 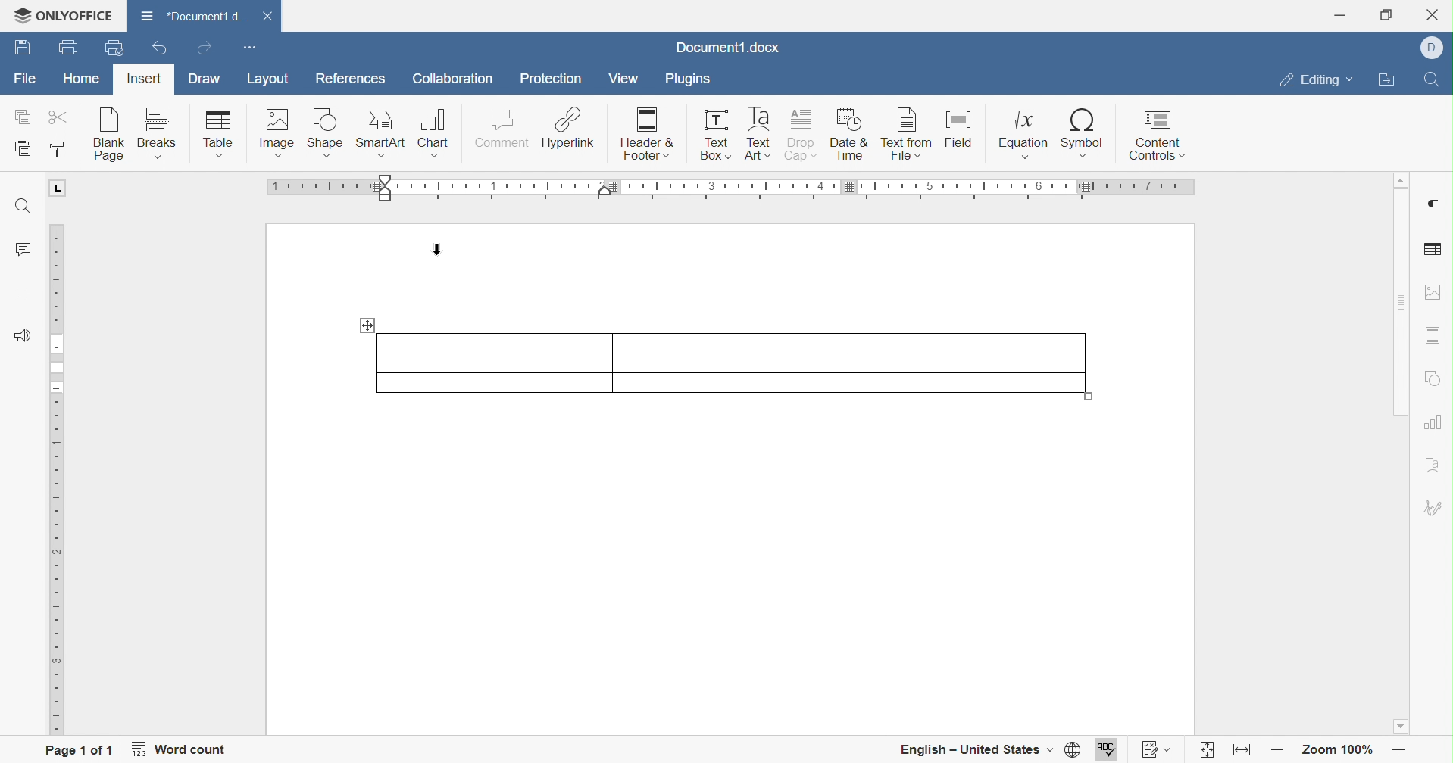 What do you see at coordinates (1438, 384) in the screenshot?
I see `Shape settings` at bounding box center [1438, 384].